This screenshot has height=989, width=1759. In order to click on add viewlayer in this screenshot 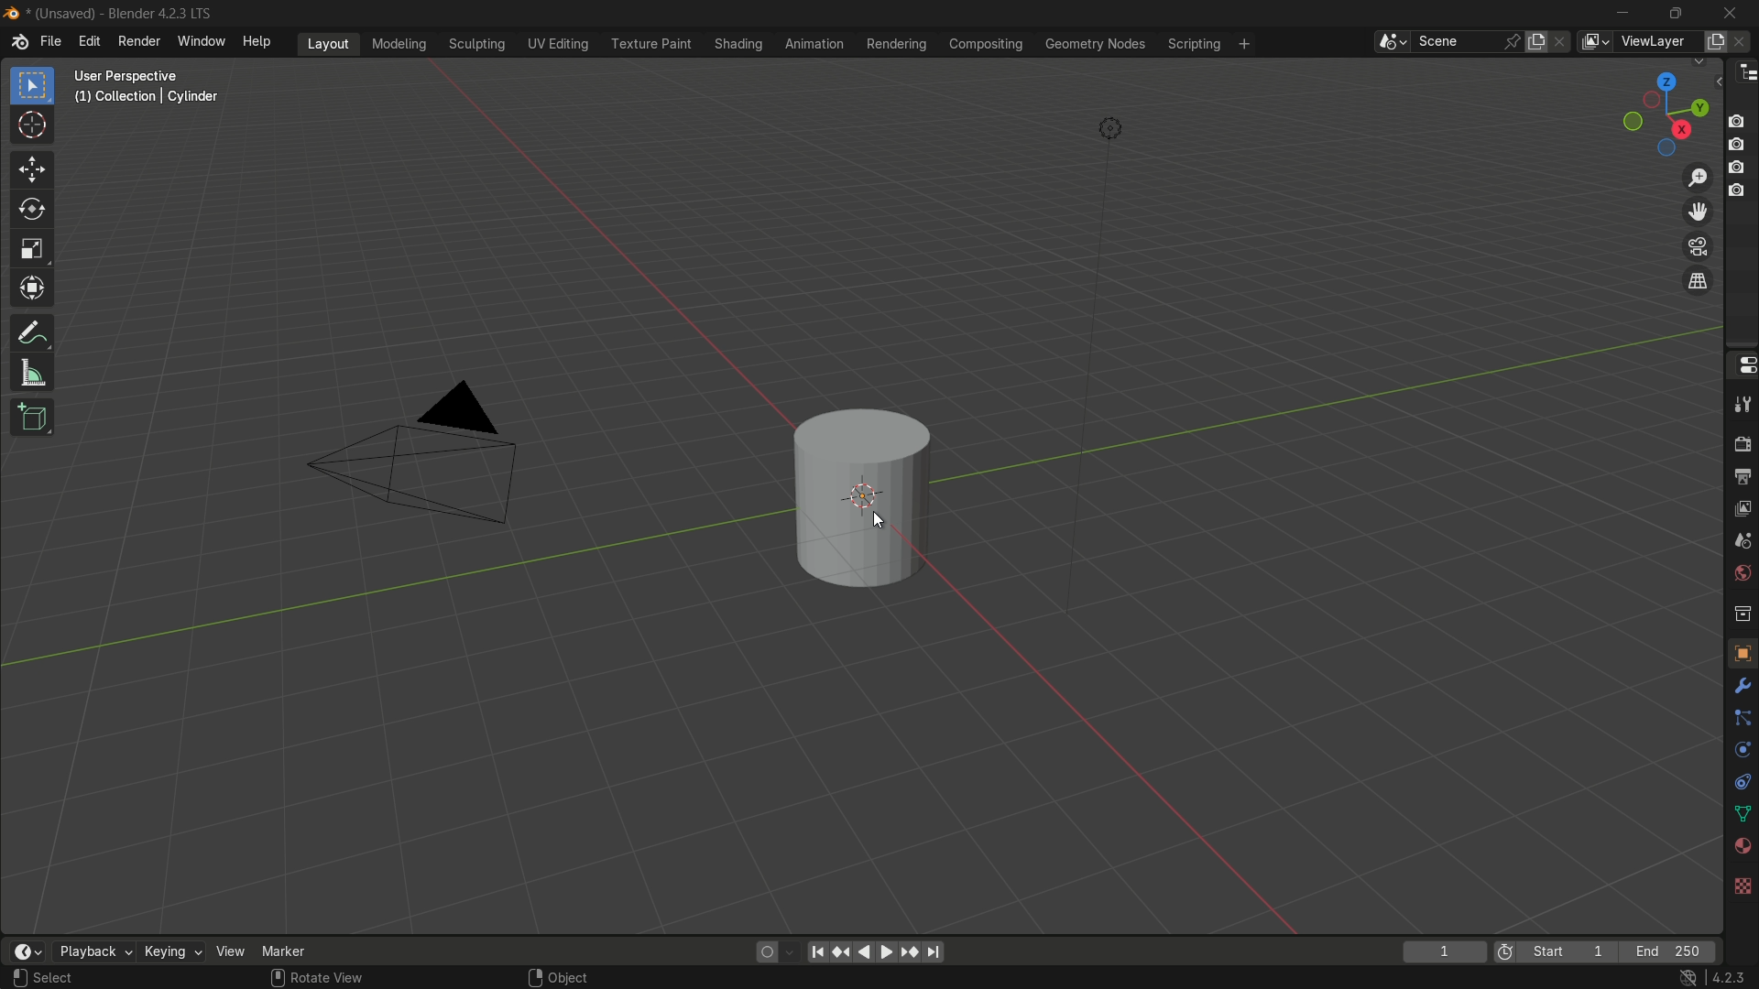, I will do `click(1715, 42)`.